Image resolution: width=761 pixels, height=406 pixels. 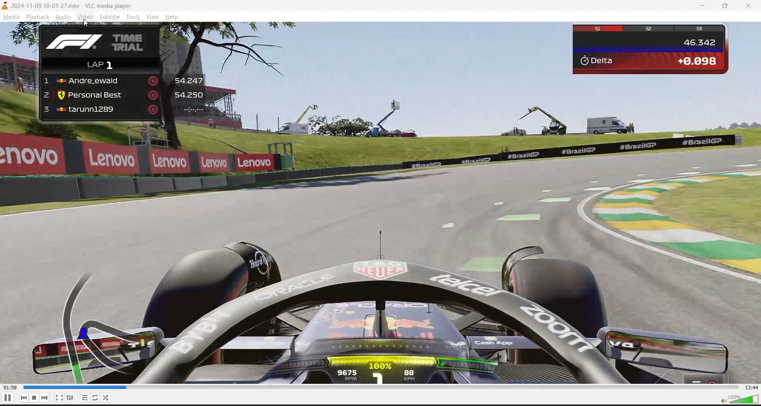 What do you see at coordinates (62, 17) in the screenshot?
I see `audio` at bounding box center [62, 17].